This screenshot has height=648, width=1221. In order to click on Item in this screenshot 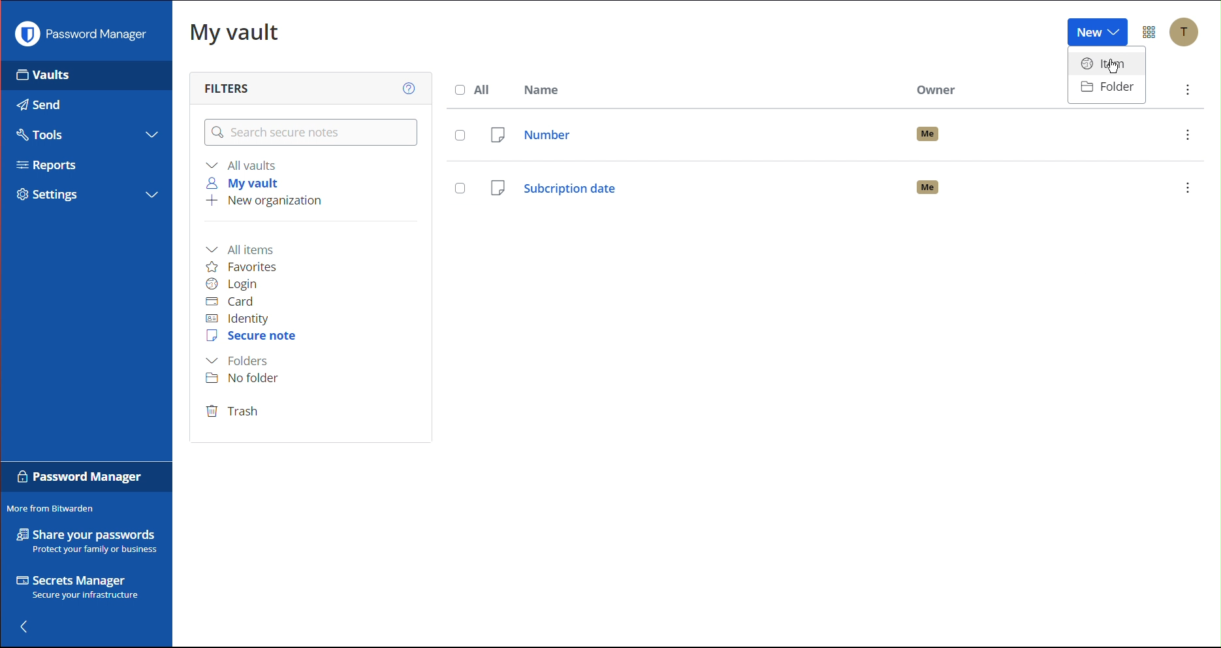, I will do `click(1104, 62)`.